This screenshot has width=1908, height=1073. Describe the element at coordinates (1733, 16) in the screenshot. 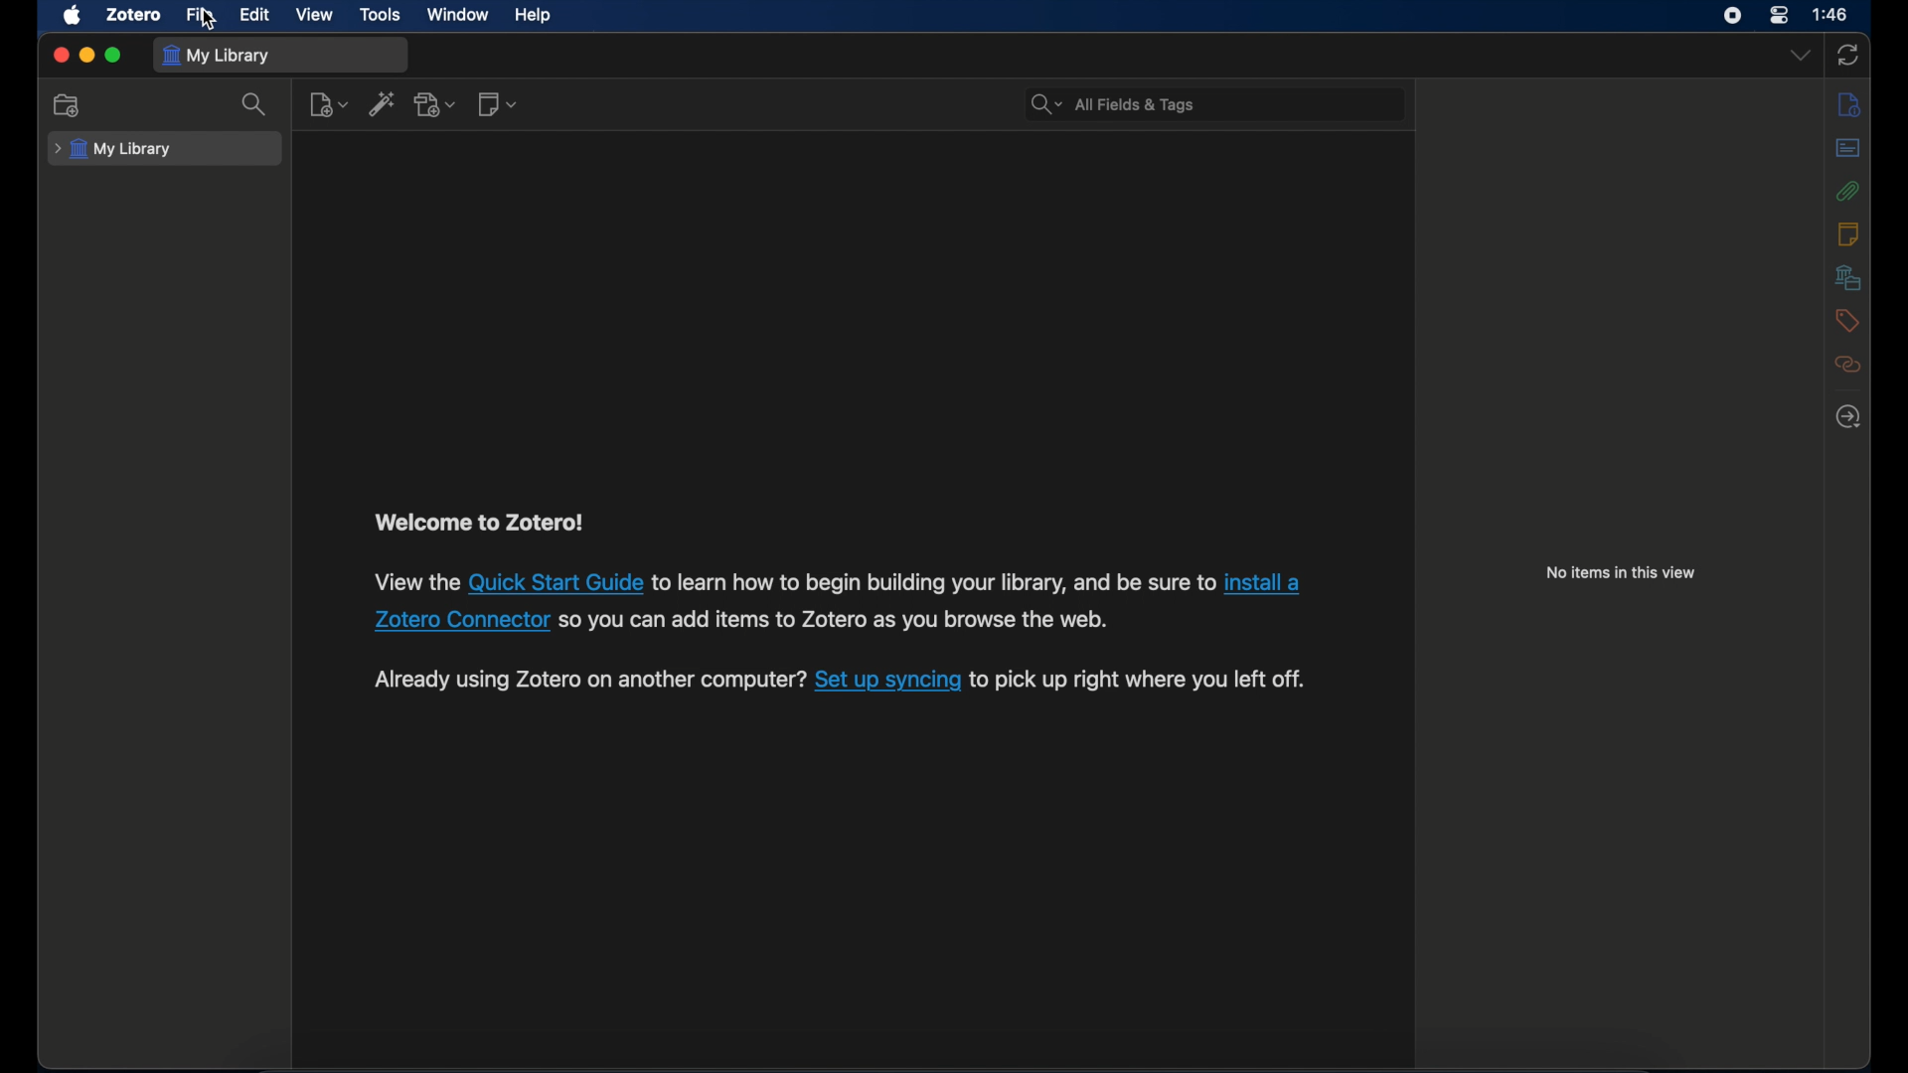

I see `screen recorder` at that location.